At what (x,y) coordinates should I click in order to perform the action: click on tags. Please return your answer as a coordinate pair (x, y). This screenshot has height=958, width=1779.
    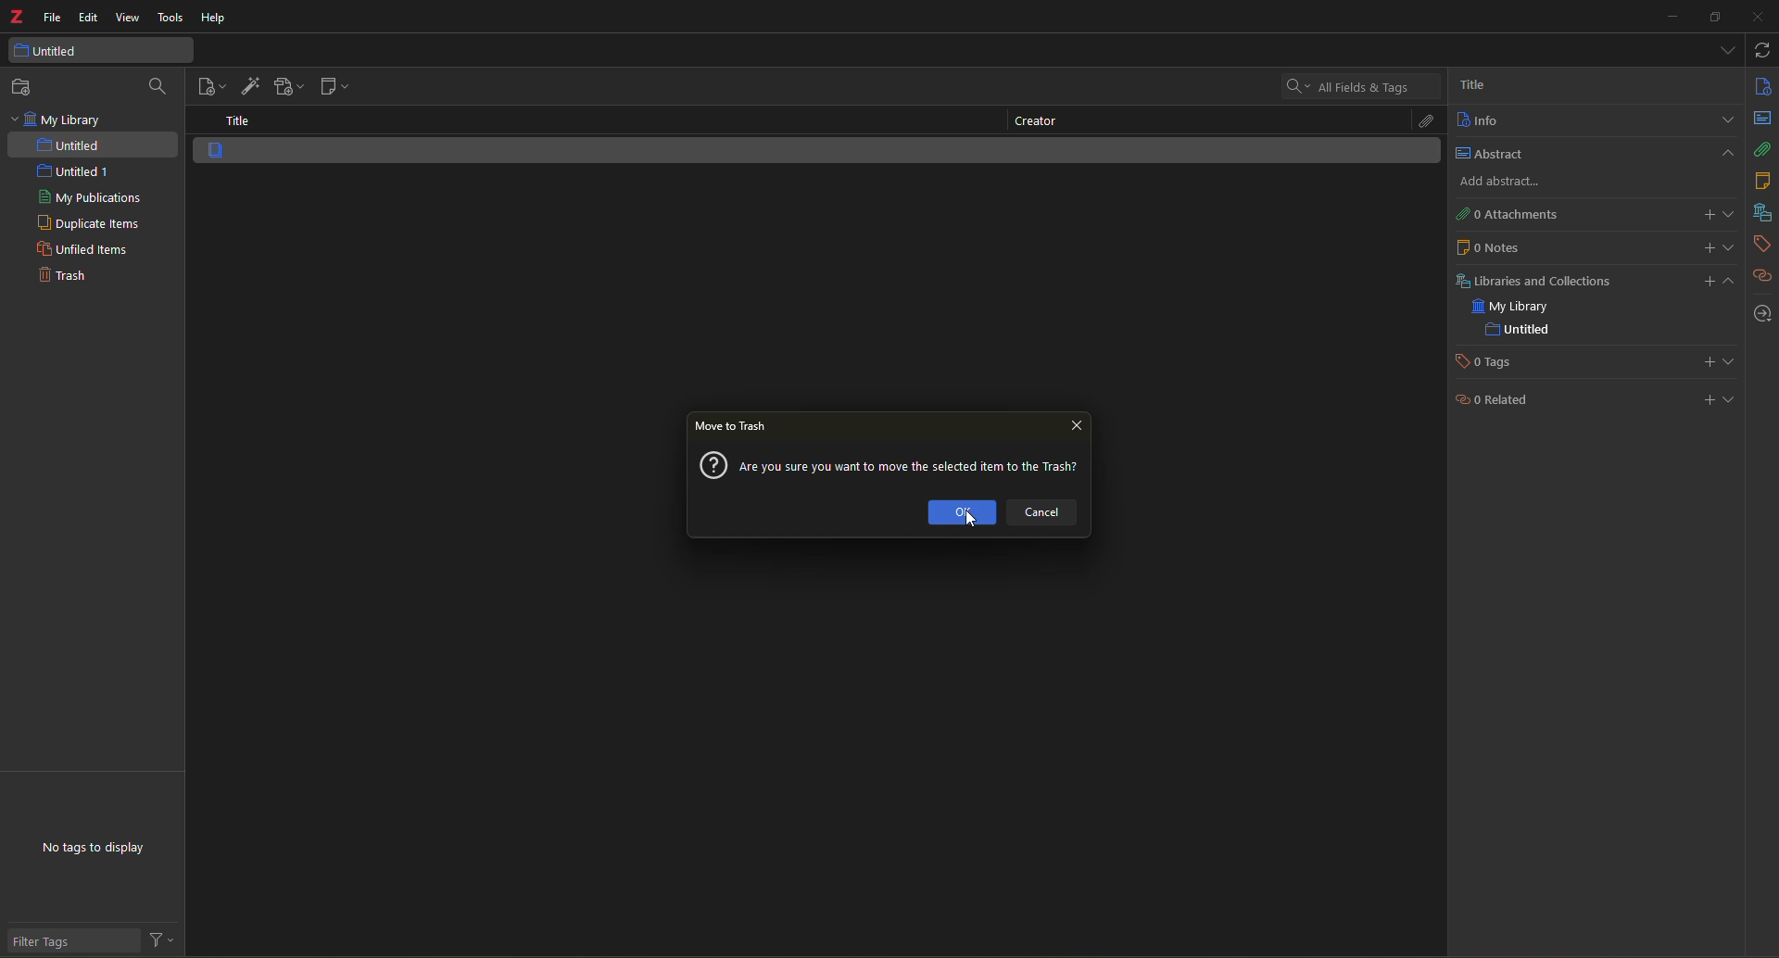
    Looking at the image, I should click on (1490, 362).